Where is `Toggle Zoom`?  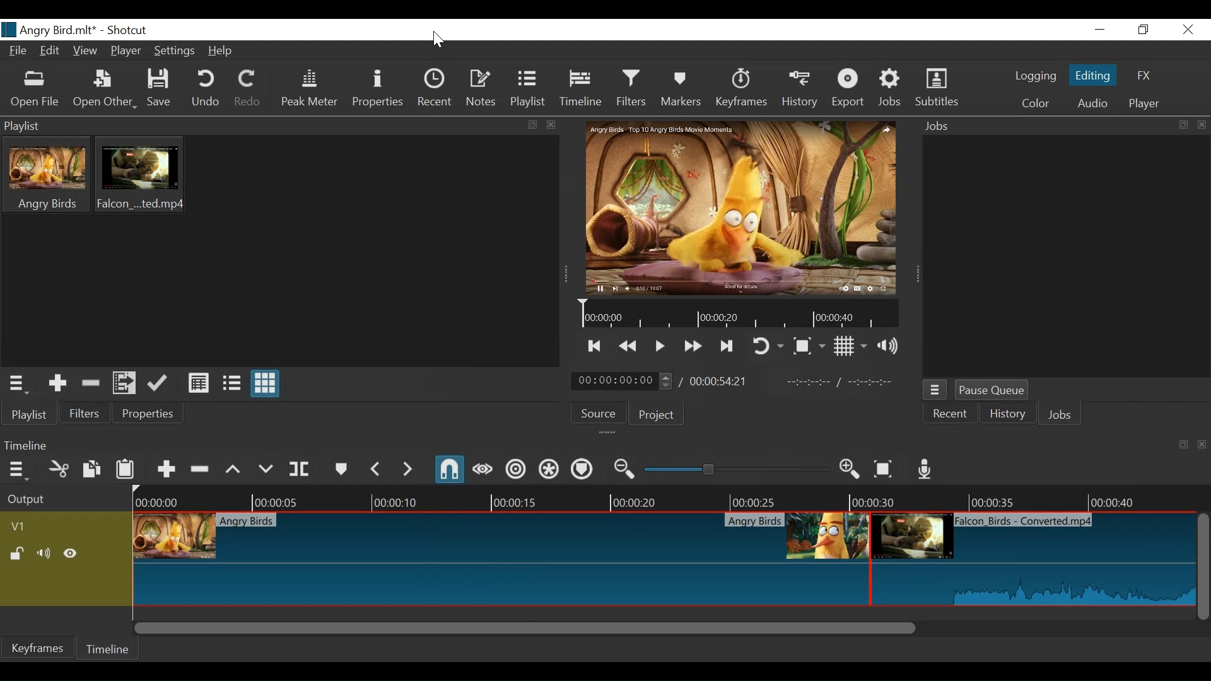 Toggle Zoom is located at coordinates (808, 346).